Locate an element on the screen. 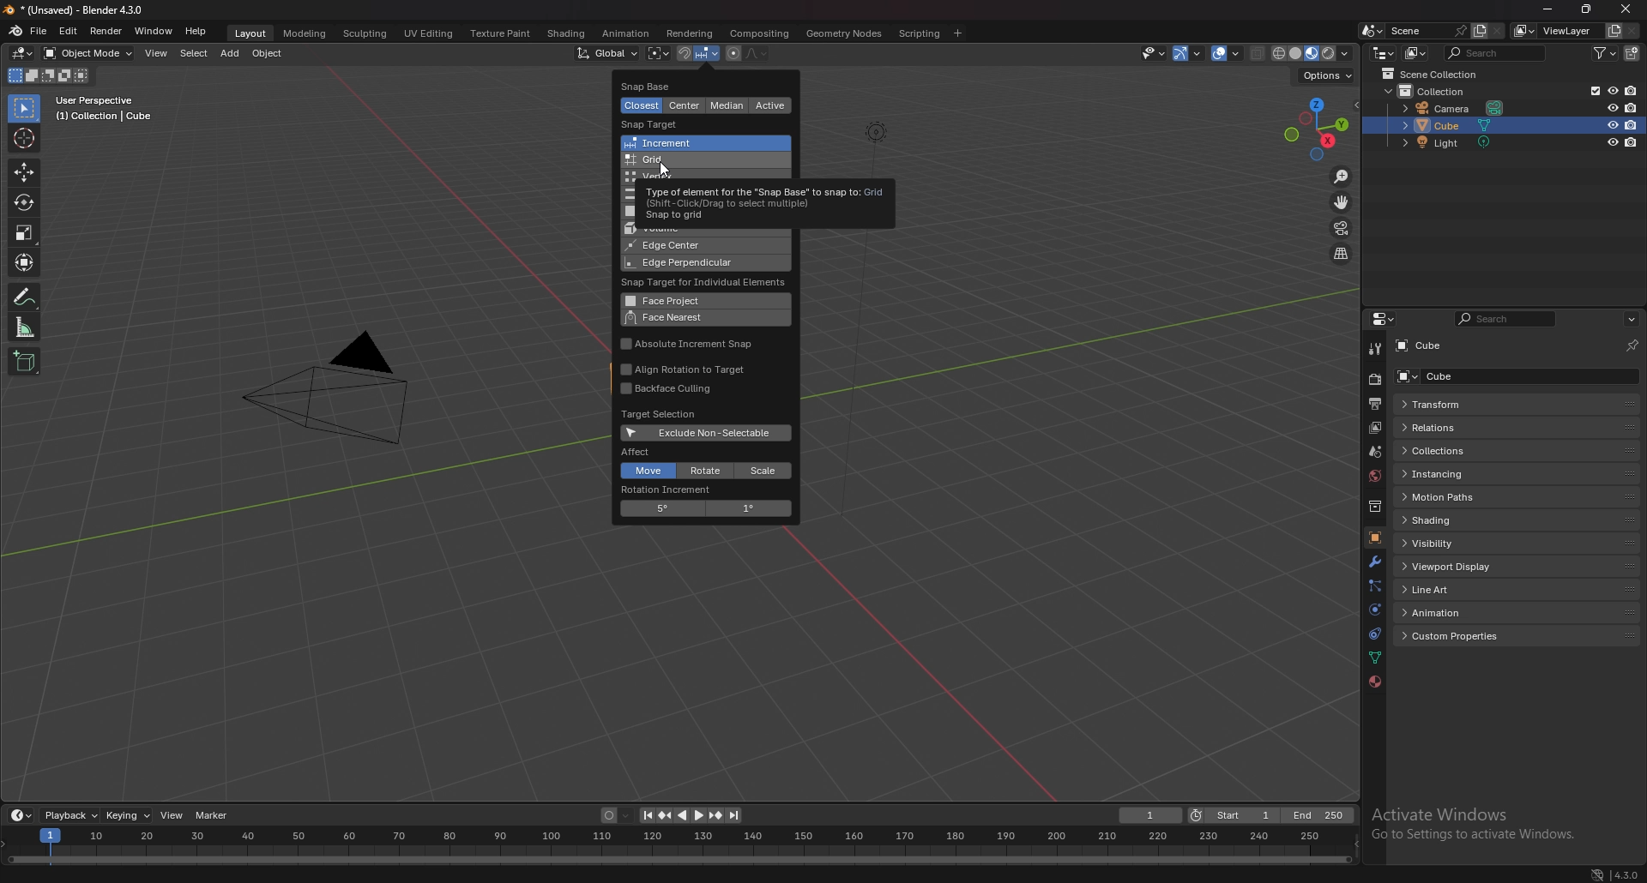 This screenshot has height=883, width=1647. modifier is located at coordinates (1374, 562).